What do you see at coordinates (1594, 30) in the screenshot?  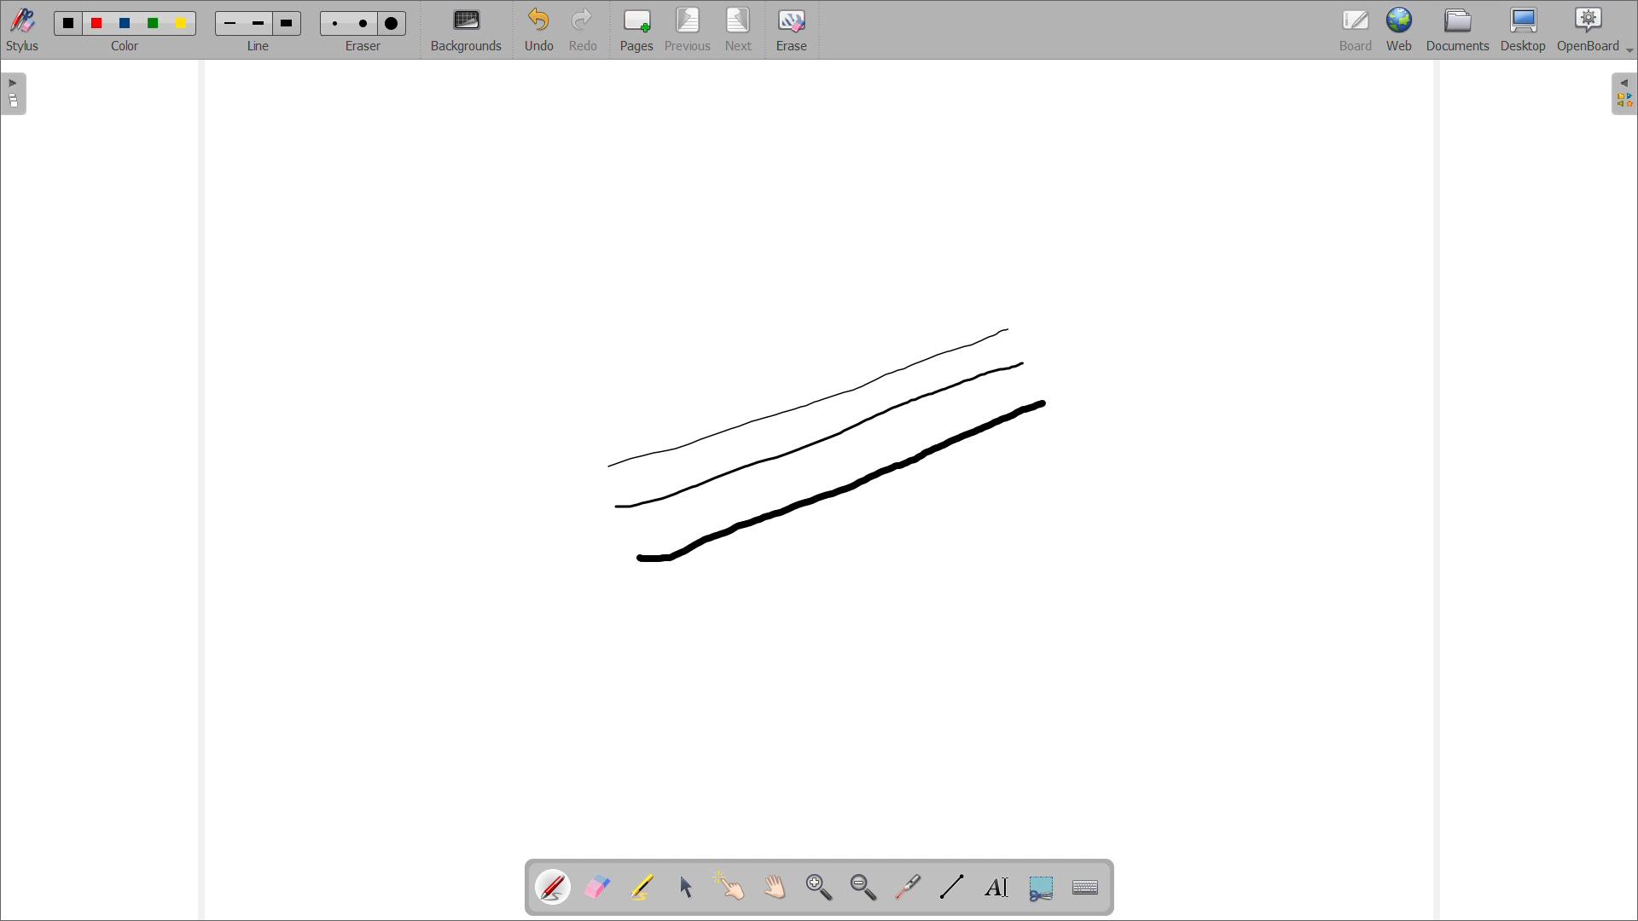 I see `openboard settings` at bounding box center [1594, 30].